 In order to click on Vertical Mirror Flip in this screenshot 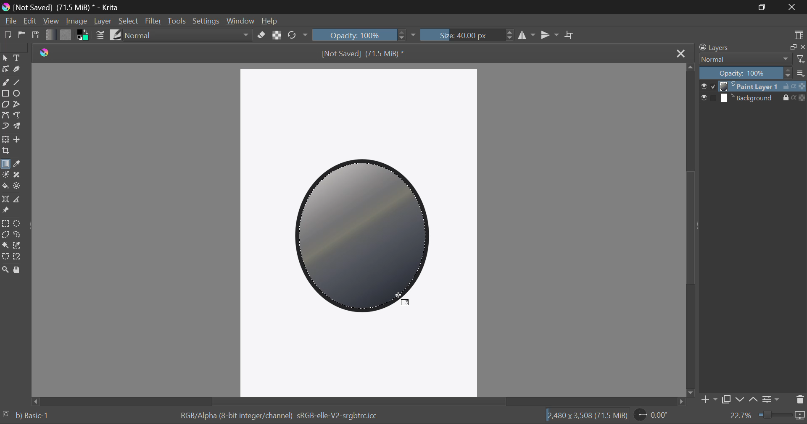, I will do `click(527, 35)`.